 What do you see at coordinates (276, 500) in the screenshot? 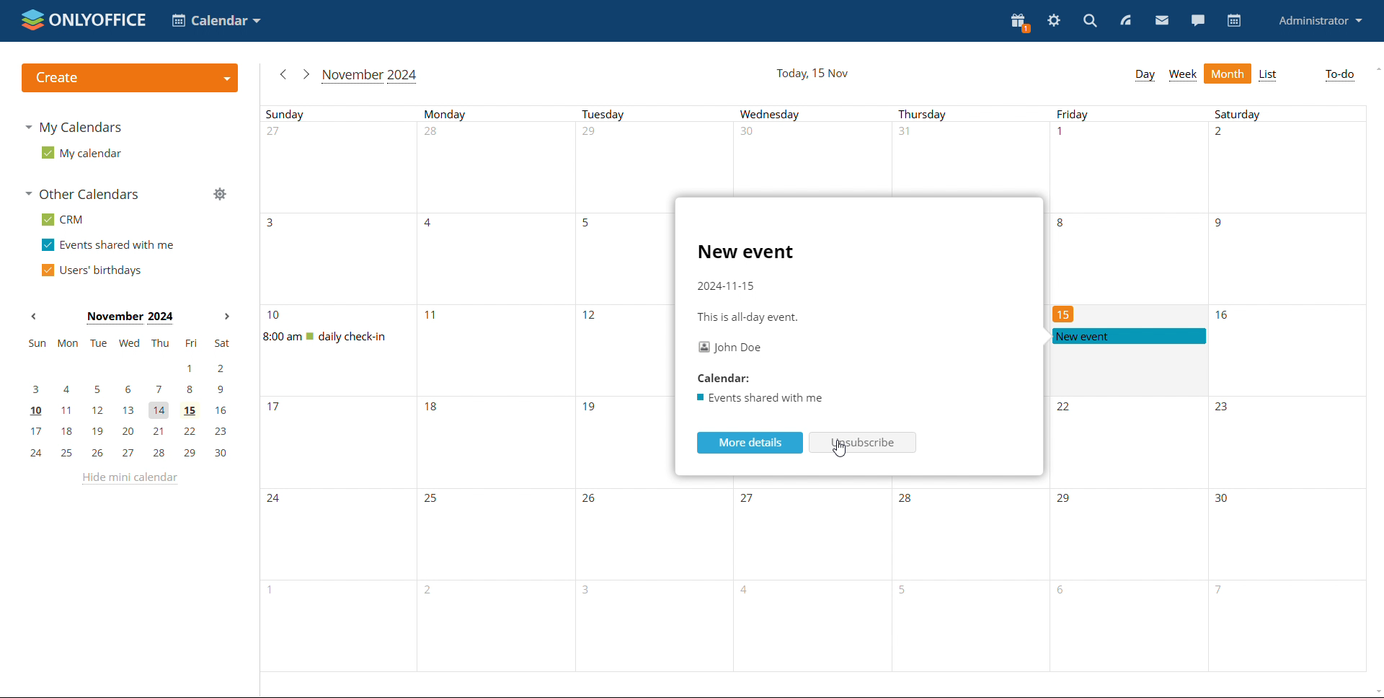
I see `` at bounding box center [276, 500].